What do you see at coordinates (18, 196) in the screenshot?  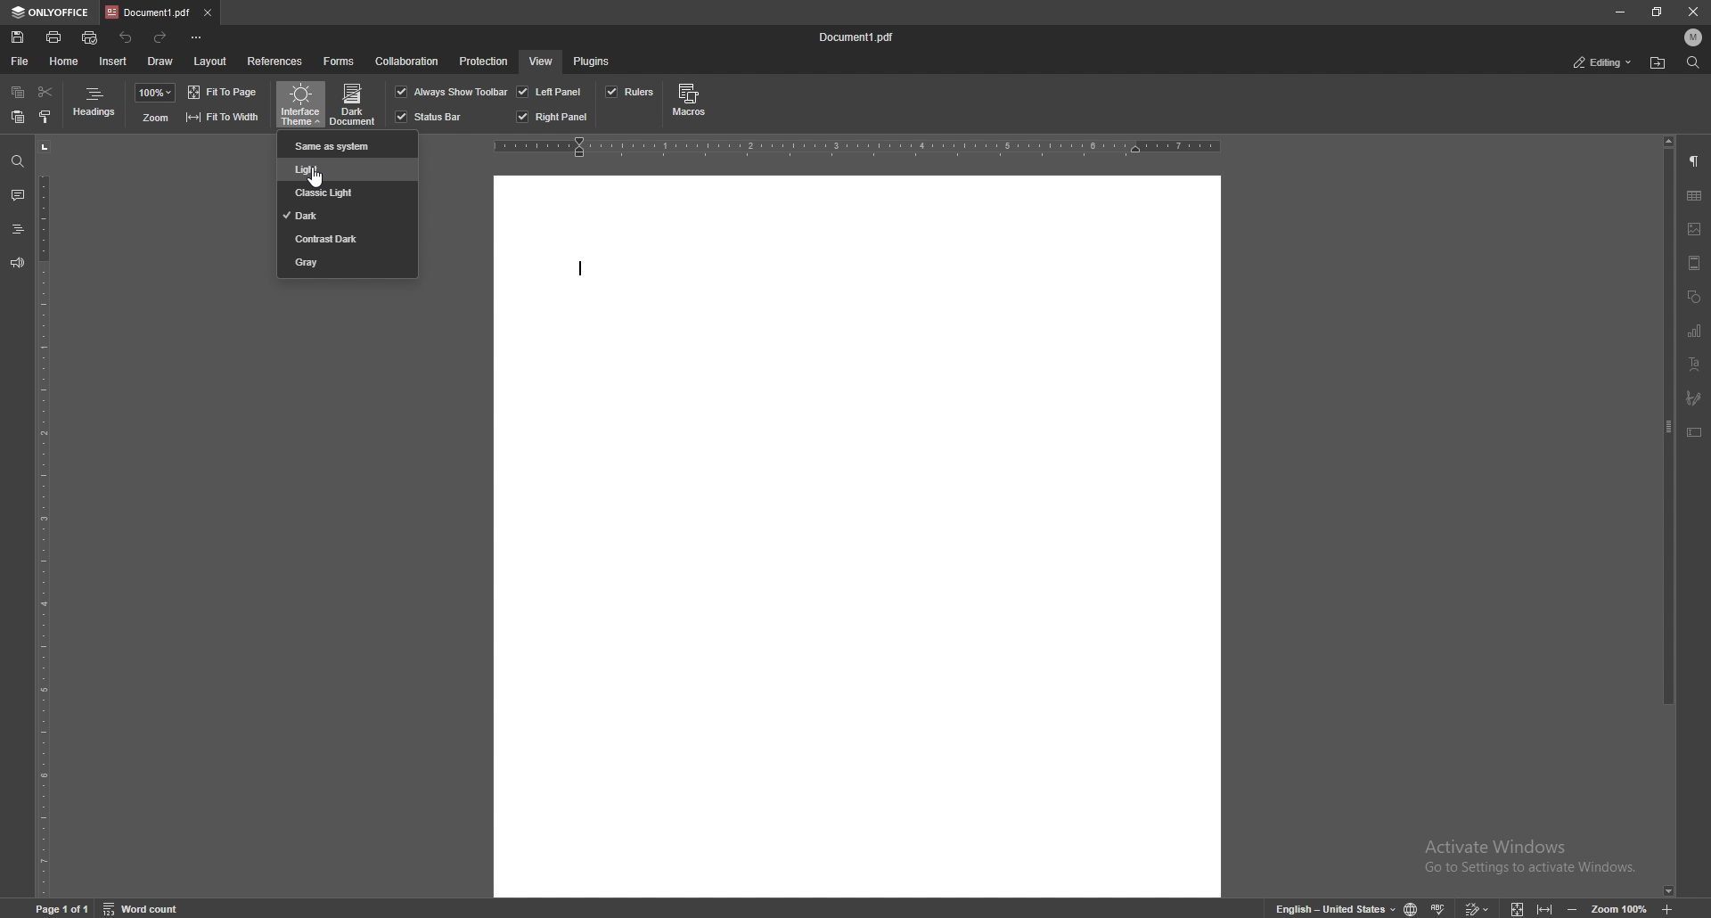 I see `comment` at bounding box center [18, 196].